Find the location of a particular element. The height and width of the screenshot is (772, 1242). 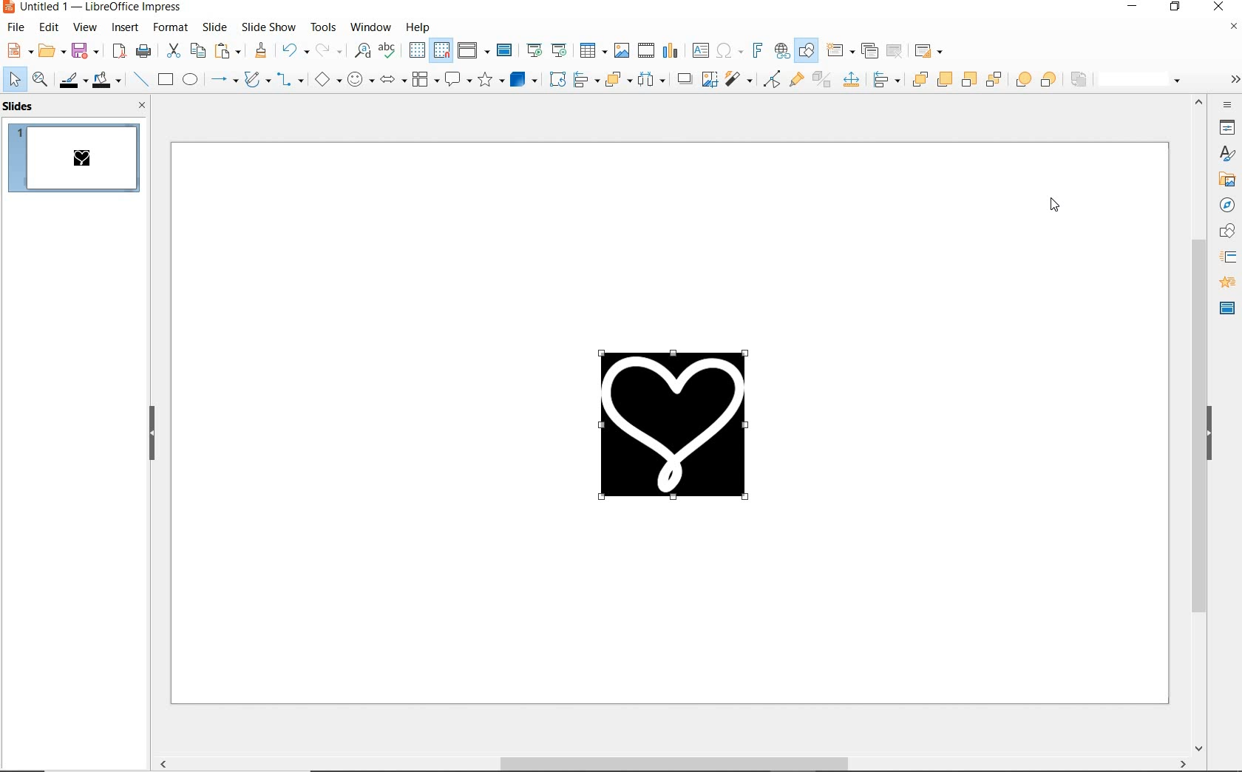

open is located at coordinates (50, 49).